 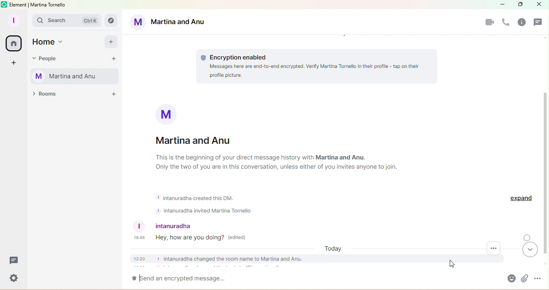 I want to click on element, so click(x=18, y=5).